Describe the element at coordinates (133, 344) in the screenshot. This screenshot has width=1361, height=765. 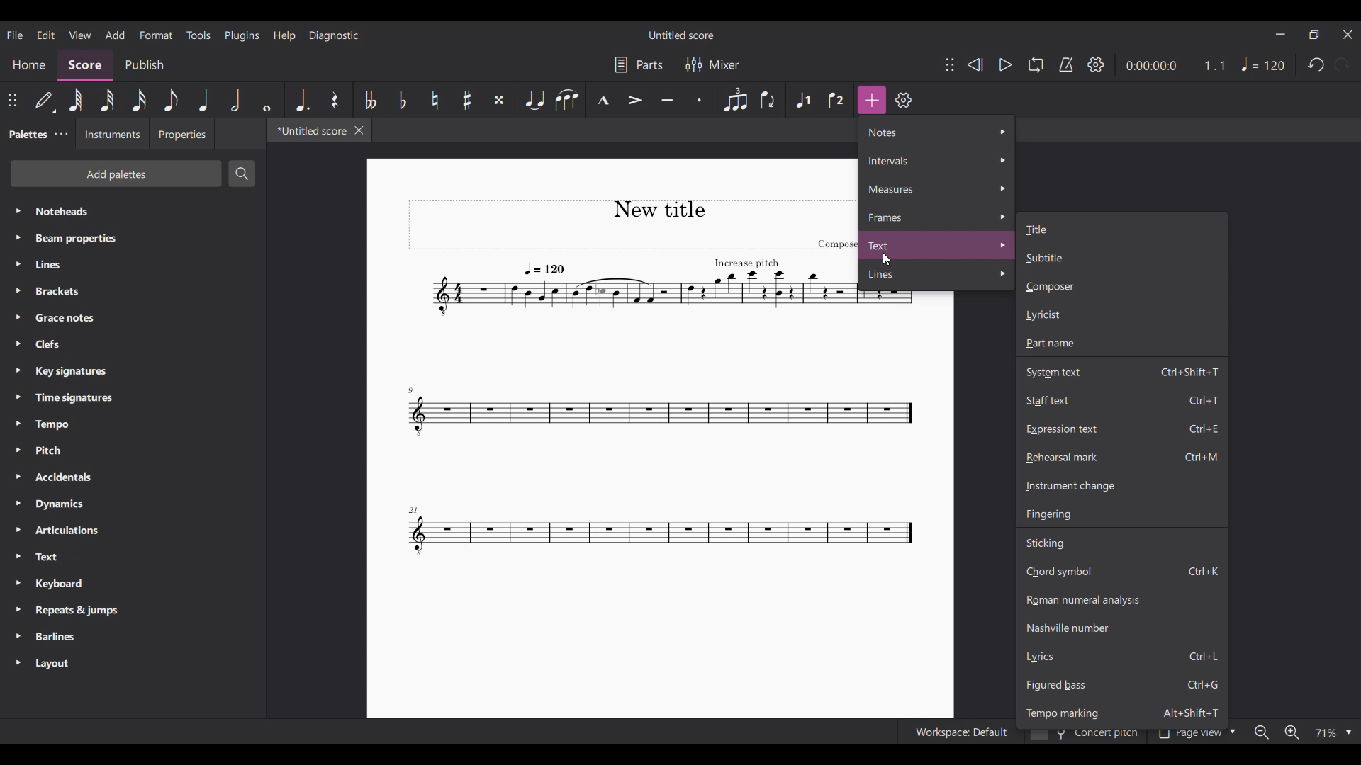
I see `Clefs` at that location.